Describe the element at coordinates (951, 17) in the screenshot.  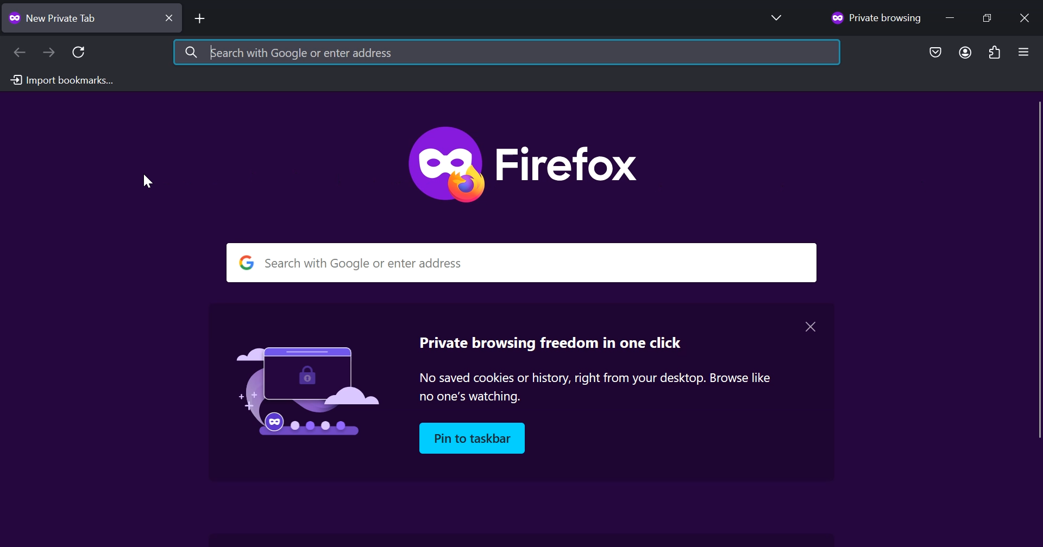
I see `Minimize` at that location.